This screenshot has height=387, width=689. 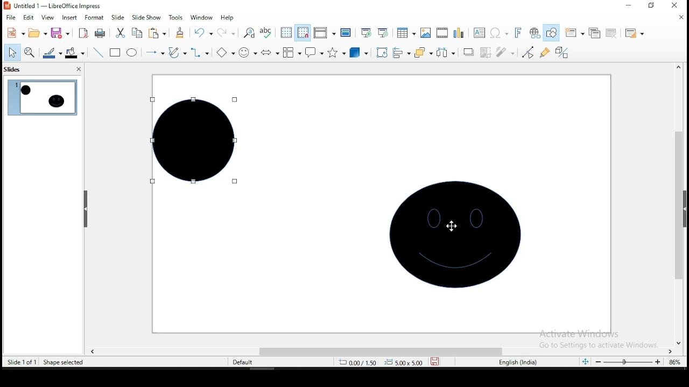 I want to click on fit slide to current window, so click(x=585, y=361).